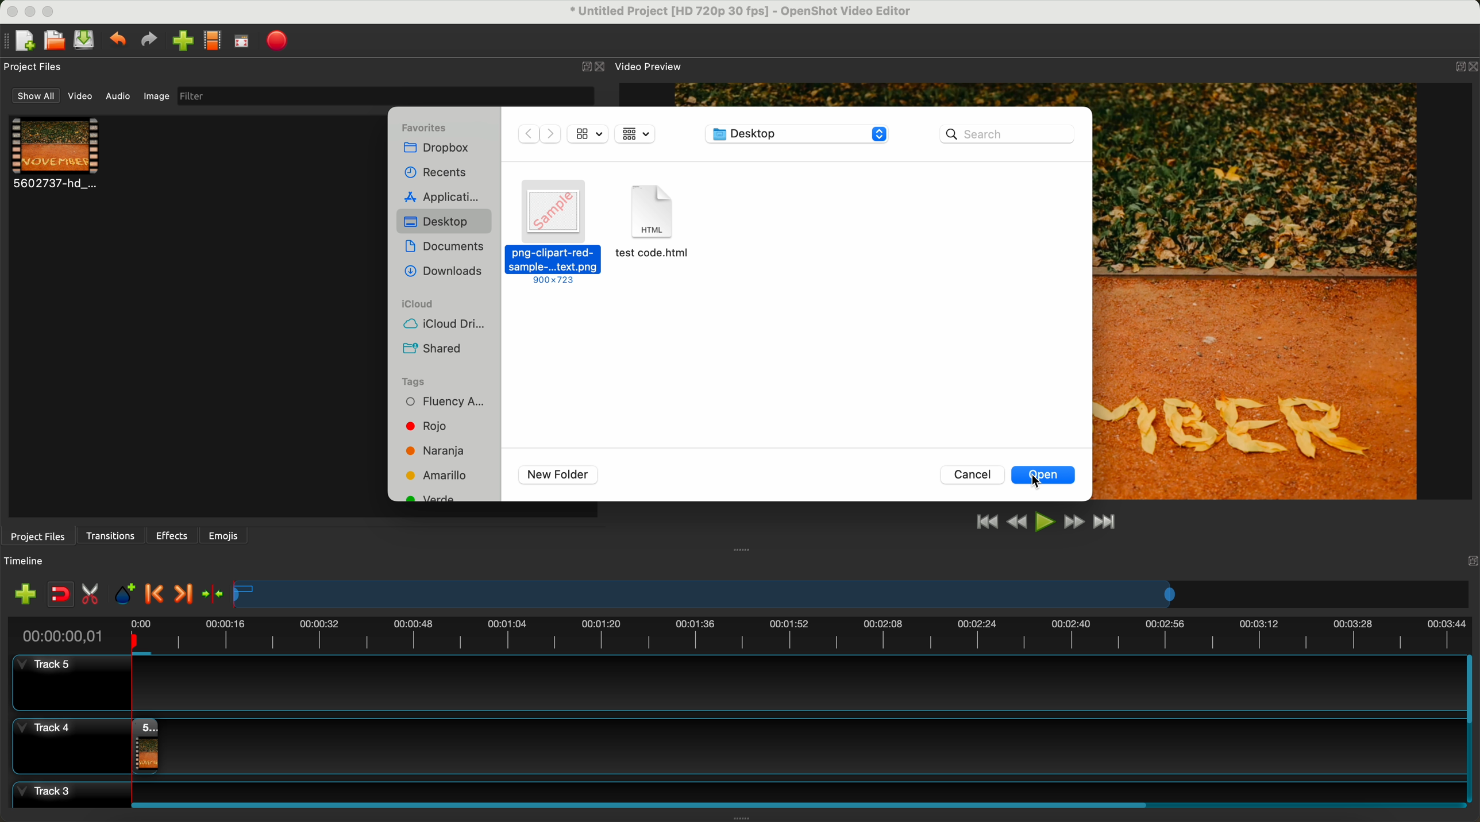 This screenshot has width=1480, height=822. What do you see at coordinates (441, 450) in the screenshot?
I see `Naranja` at bounding box center [441, 450].